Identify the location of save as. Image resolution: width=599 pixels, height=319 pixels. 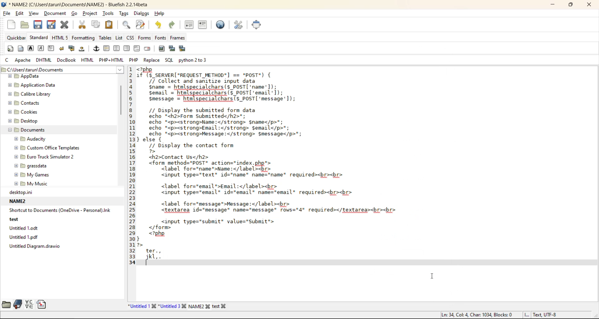
(52, 24).